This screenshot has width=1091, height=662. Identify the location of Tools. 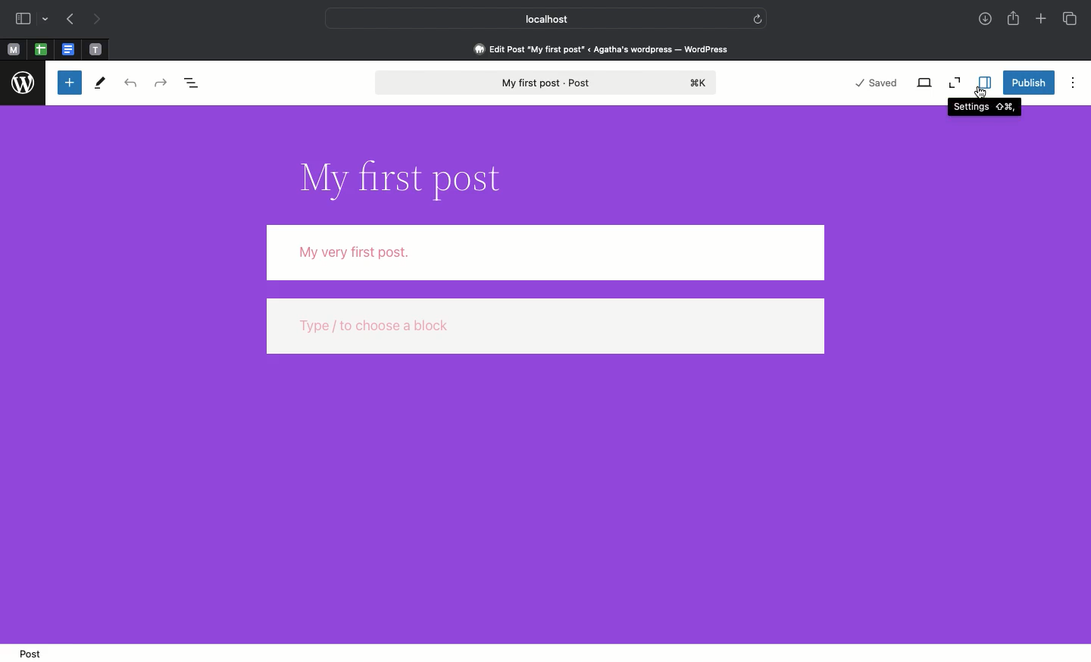
(102, 83).